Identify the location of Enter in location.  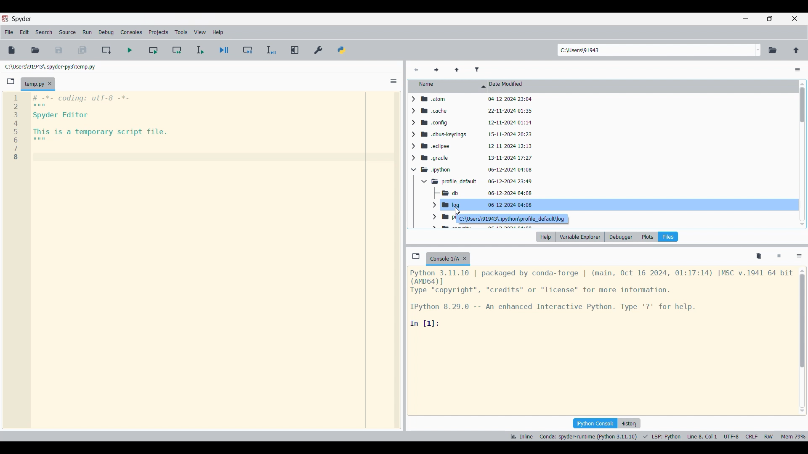
(655, 50).